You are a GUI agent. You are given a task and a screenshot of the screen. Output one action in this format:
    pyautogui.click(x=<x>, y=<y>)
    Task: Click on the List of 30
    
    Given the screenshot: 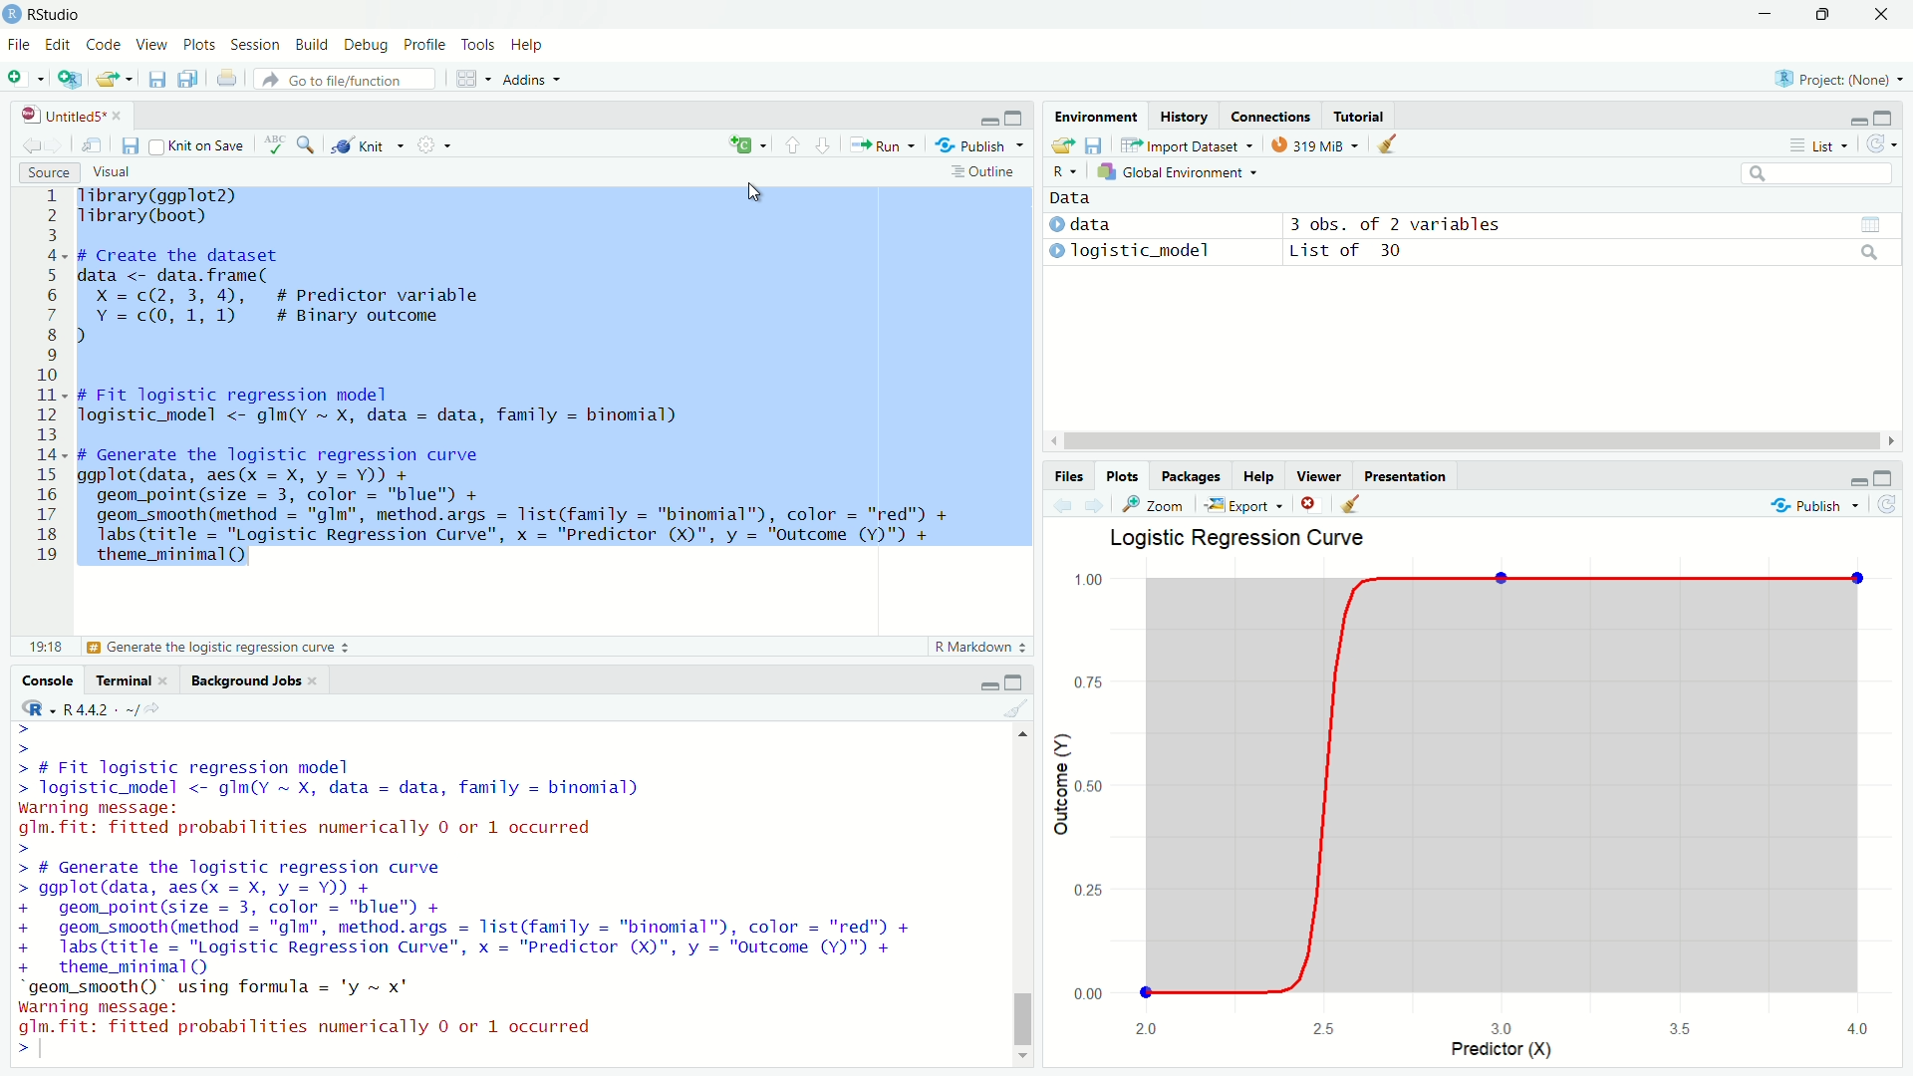 What is the action you would take?
    pyautogui.click(x=1343, y=251)
    